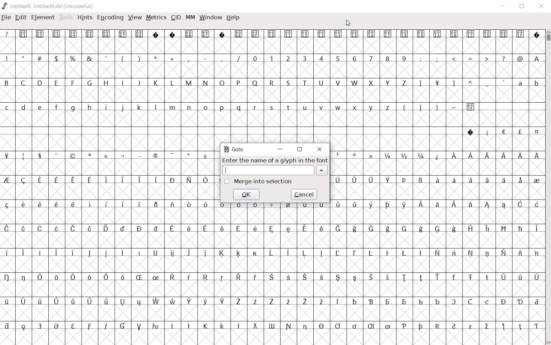 The height and width of the screenshot is (345, 551). What do you see at coordinates (271, 107) in the screenshot?
I see `s` at bounding box center [271, 107].